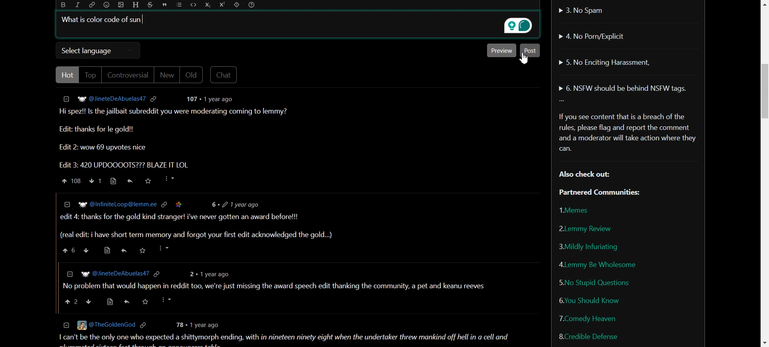 The image size is (769, 347). I want to click on collapse, so click(66, 326).